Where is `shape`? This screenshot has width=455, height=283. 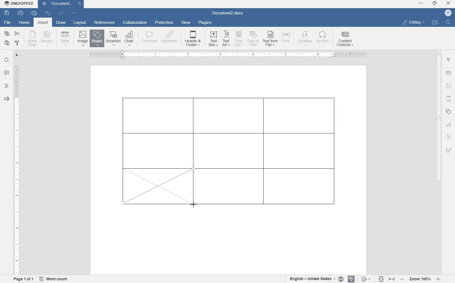 shape is located at coordinates (448, 111).